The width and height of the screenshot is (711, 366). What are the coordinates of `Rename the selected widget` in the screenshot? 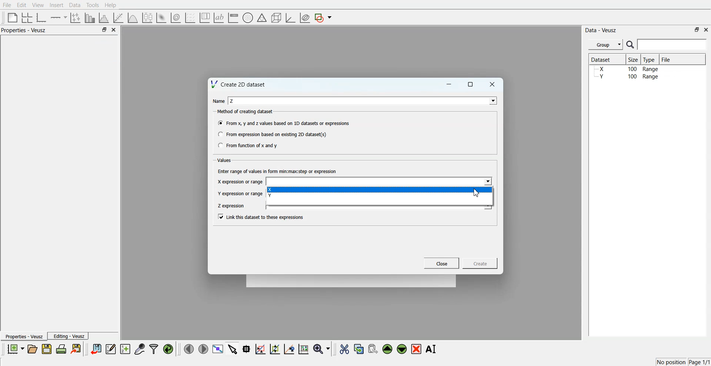 It's located at (432, 349).